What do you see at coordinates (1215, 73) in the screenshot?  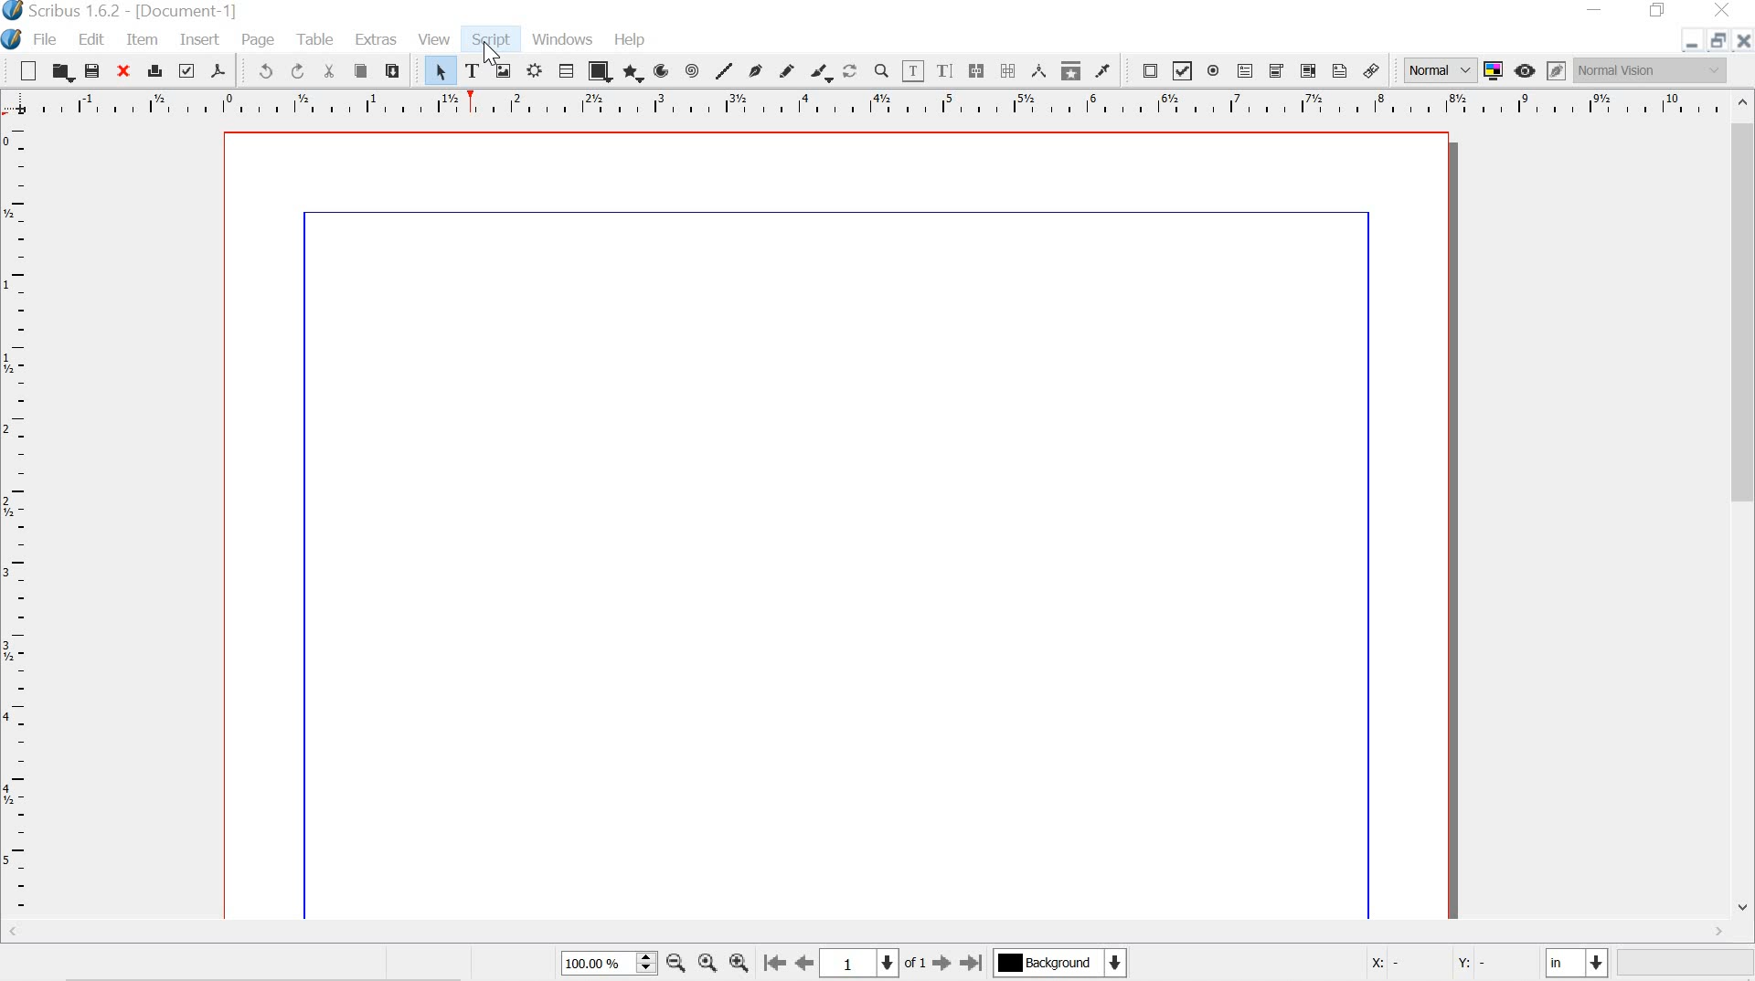 I see `pdf radio button` at bounding box center [1215, 73].